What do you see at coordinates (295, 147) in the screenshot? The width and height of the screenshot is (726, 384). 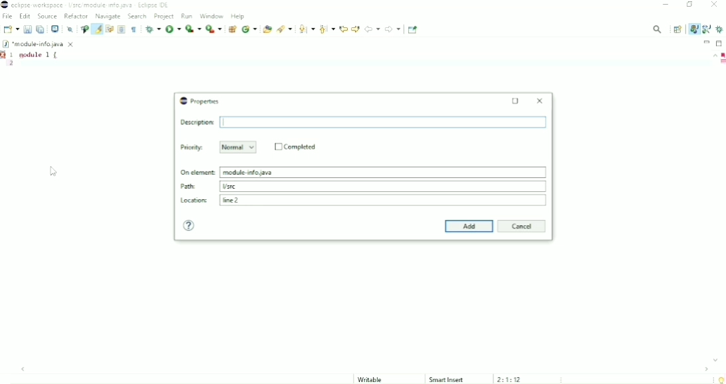 I see `Completed` at bounding box center [295, 147].